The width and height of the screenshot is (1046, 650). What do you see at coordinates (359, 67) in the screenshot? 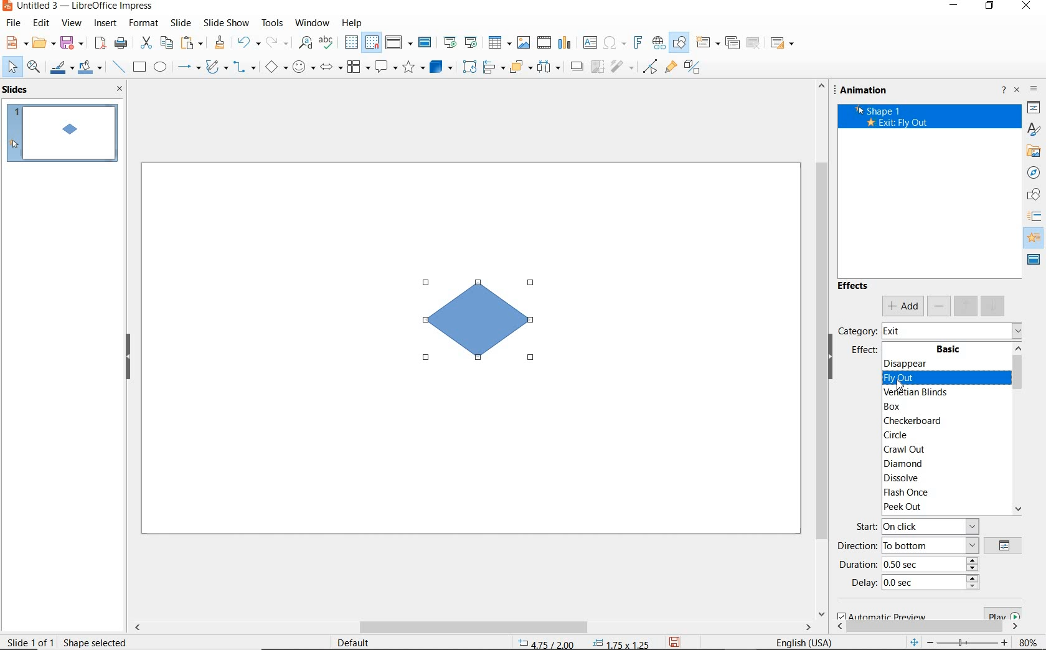
I see `flowchart` at bounding box center [359, 67].